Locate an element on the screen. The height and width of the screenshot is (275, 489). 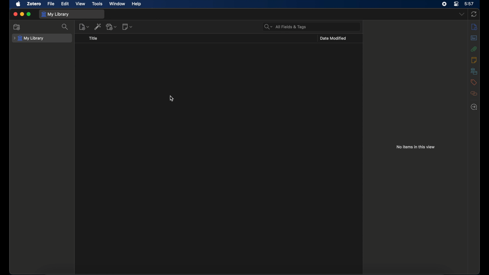
screen recorder  is located at coordinates (444, 4).